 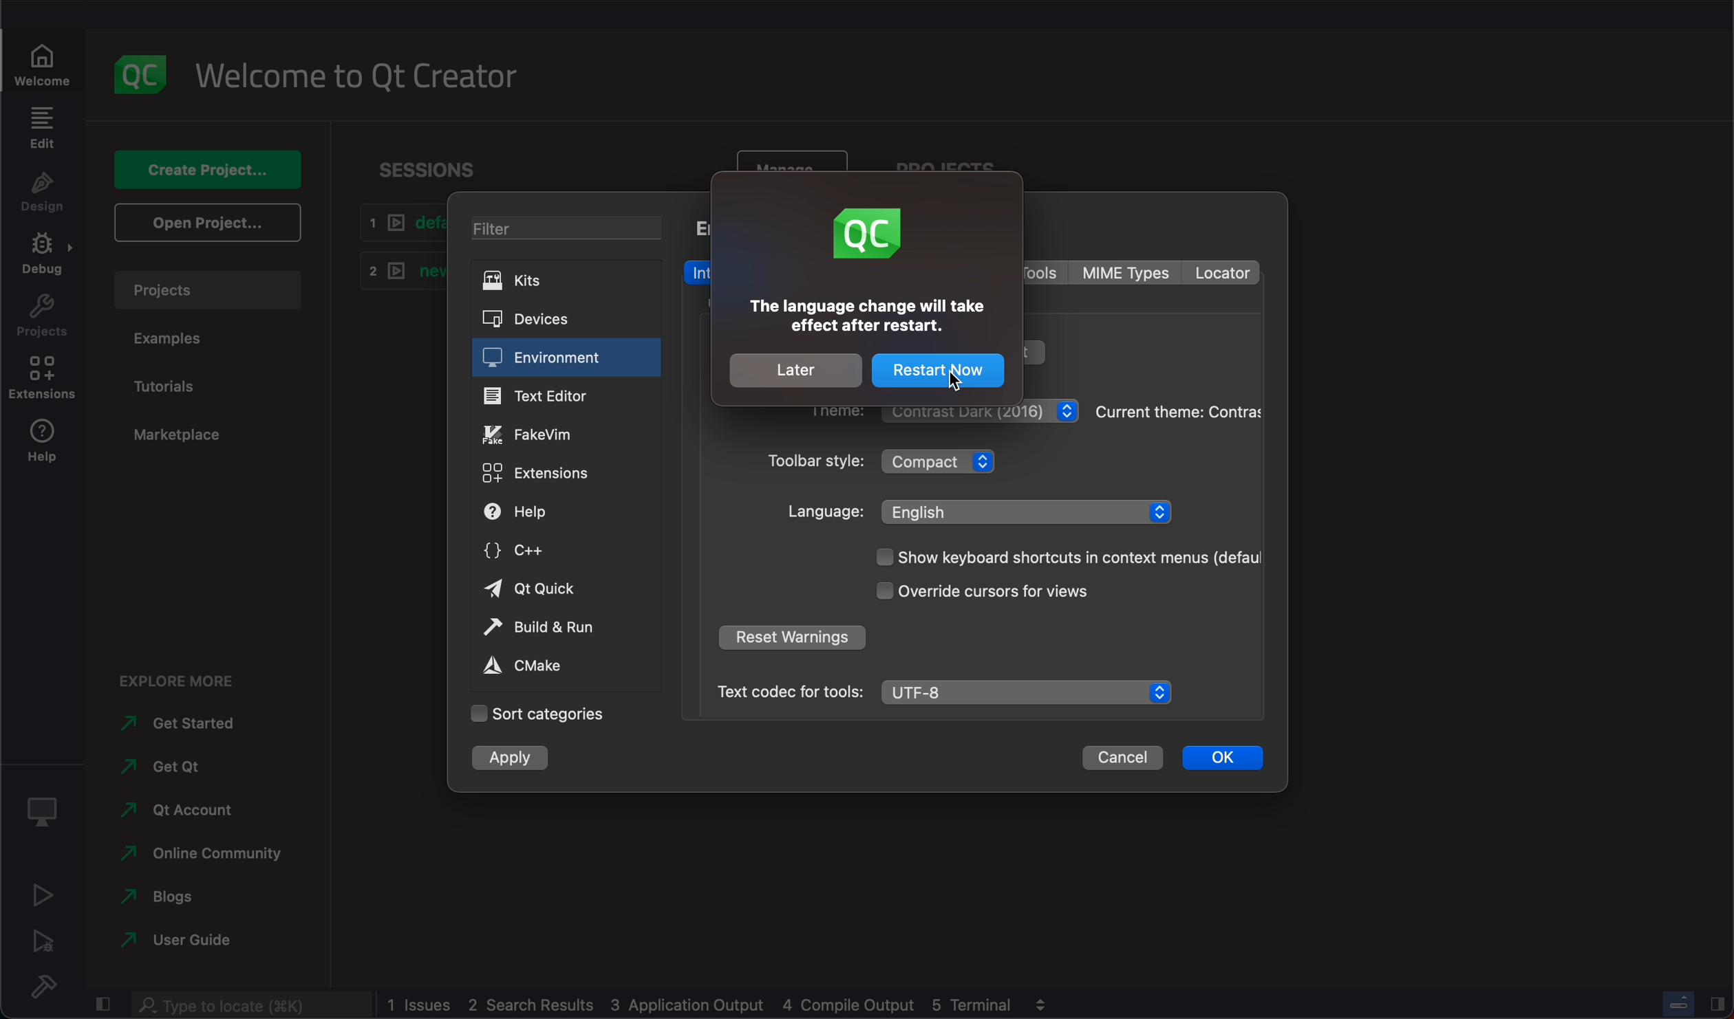 What do you see at coordinates (199, 171) in the screenshot?
I see `create` at bounding box center [199, 171].